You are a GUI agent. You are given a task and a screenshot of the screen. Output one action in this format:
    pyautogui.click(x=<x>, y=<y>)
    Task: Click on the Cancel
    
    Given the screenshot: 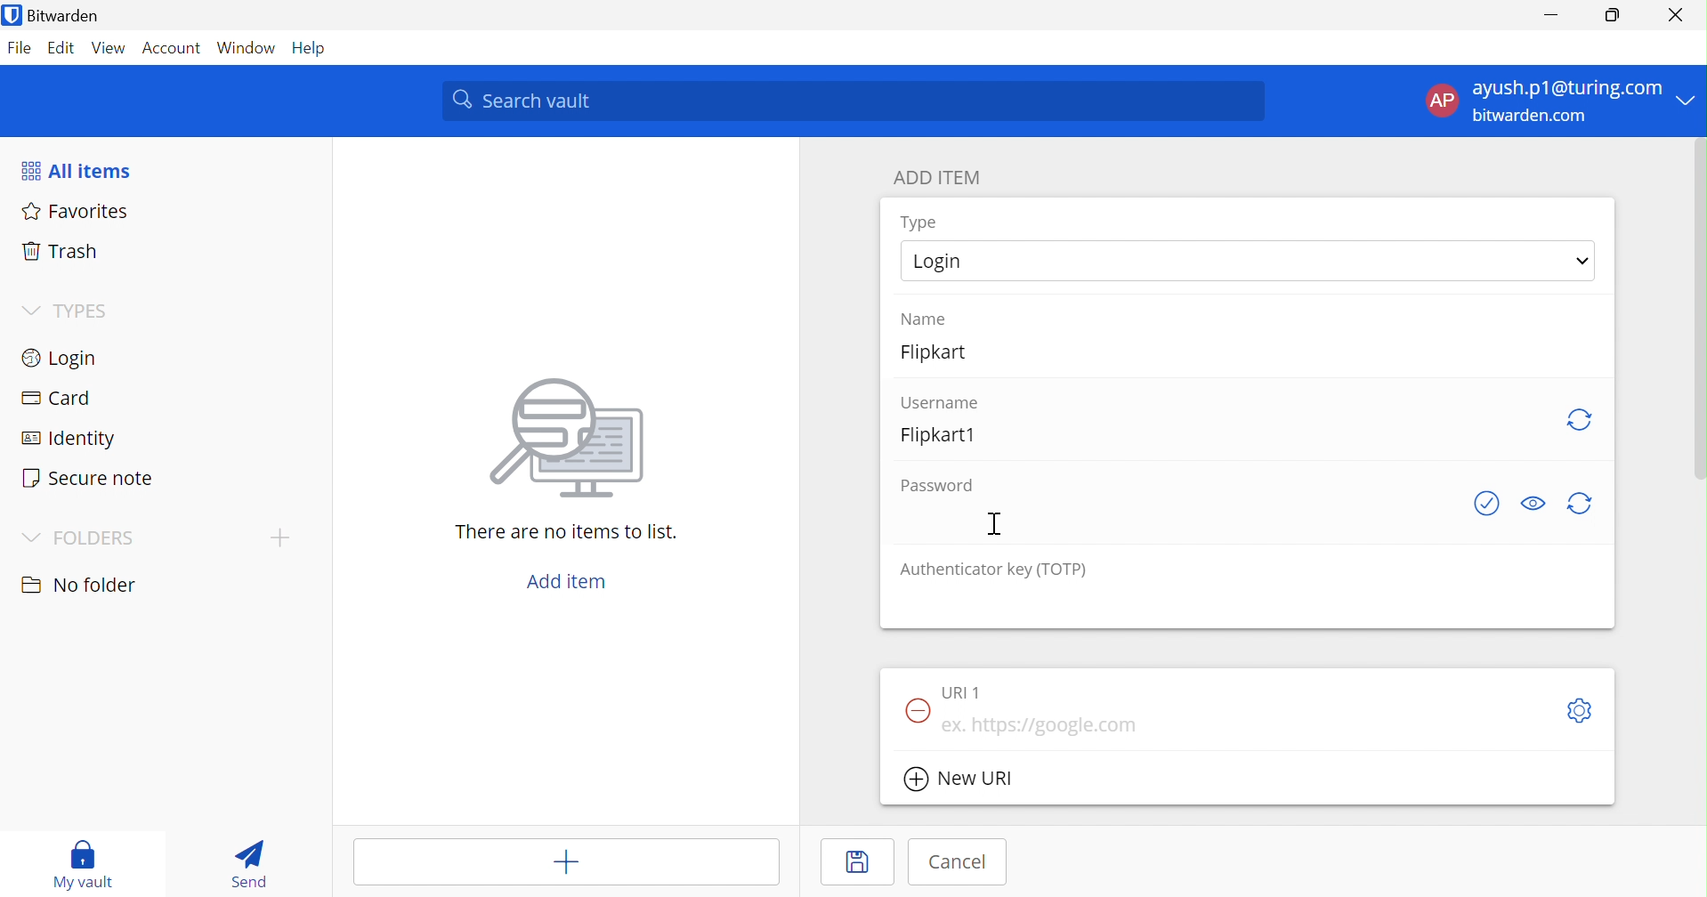 What is the action you would take?
    pyautogui.click(x=959, y=861)
    